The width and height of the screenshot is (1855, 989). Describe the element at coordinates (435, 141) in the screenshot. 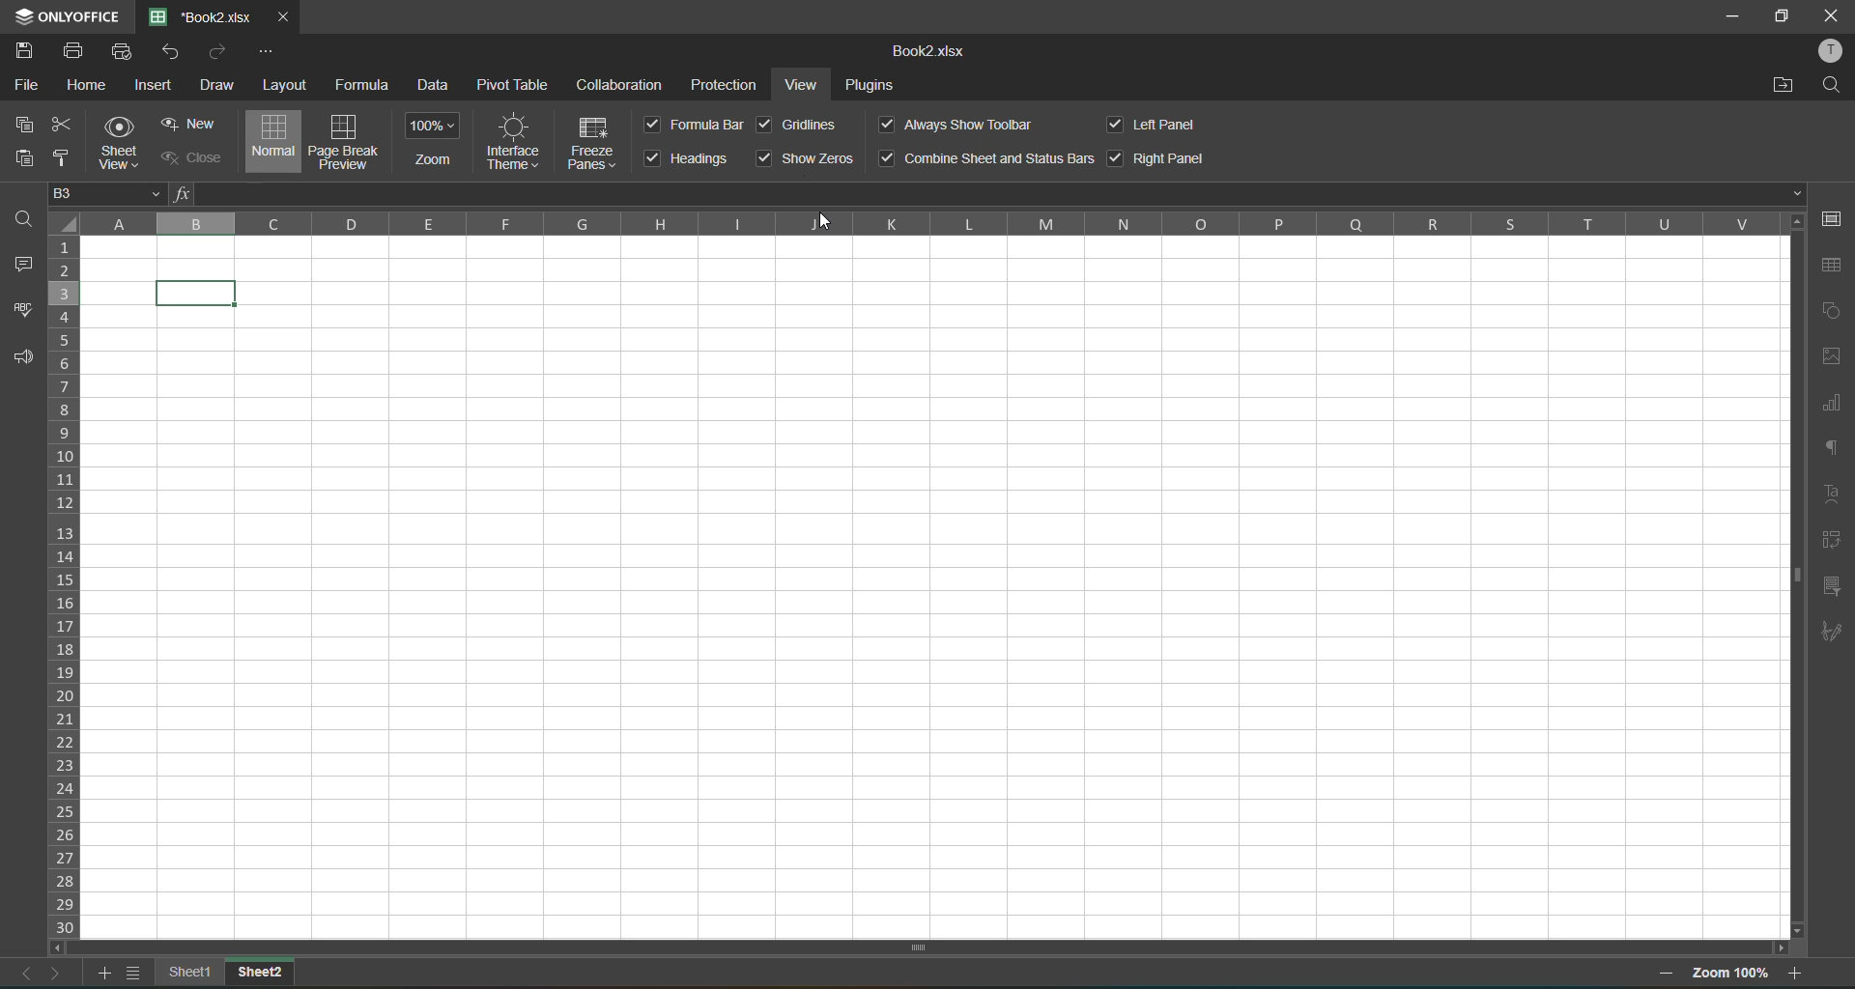

I see `zoom` at that location.